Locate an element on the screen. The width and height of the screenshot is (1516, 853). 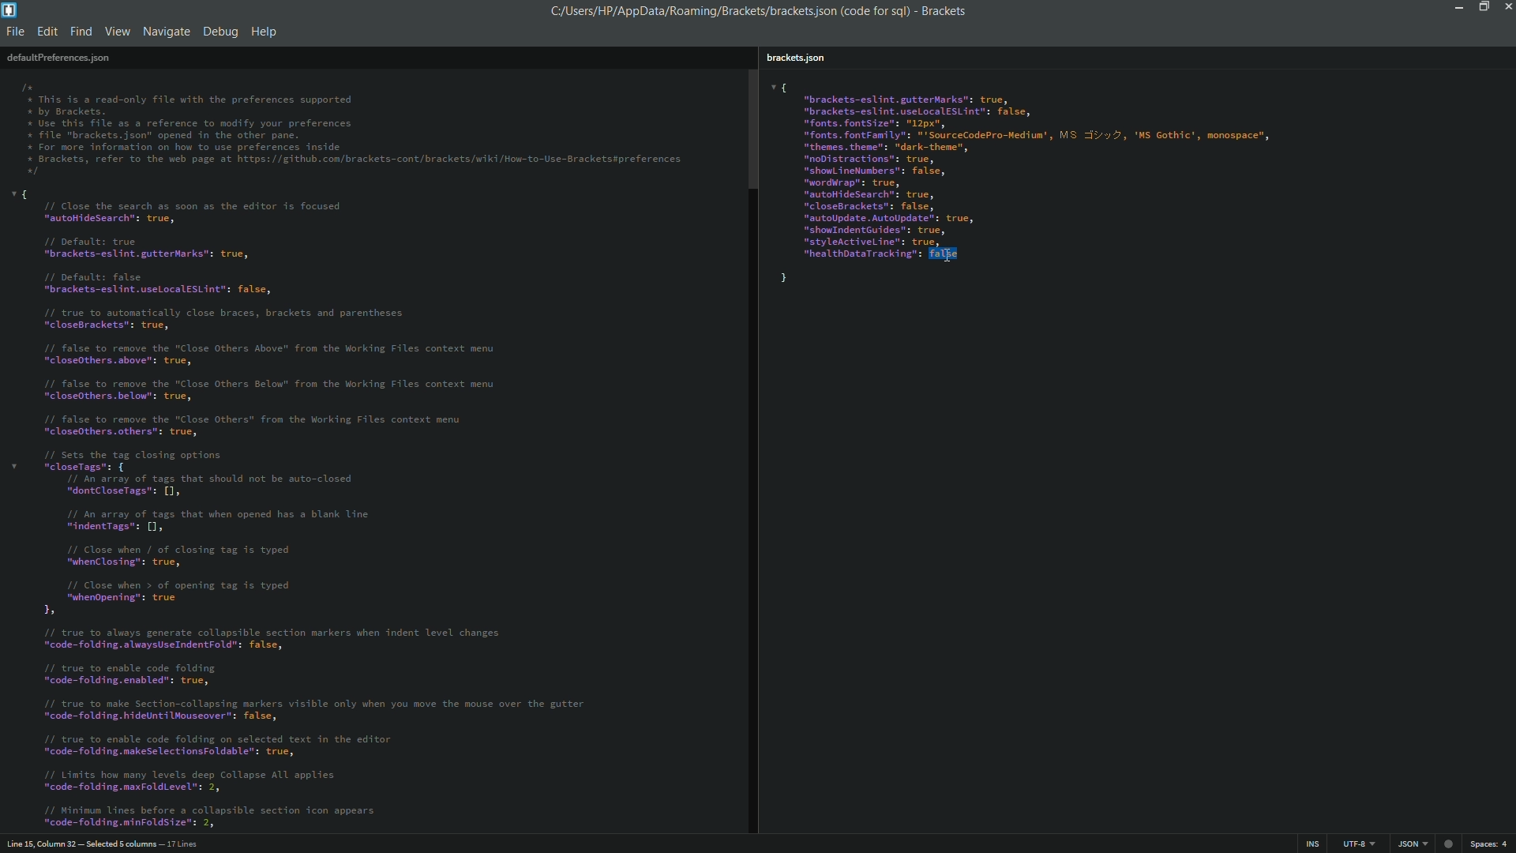
Help menu is located at coordinates (267, 31).